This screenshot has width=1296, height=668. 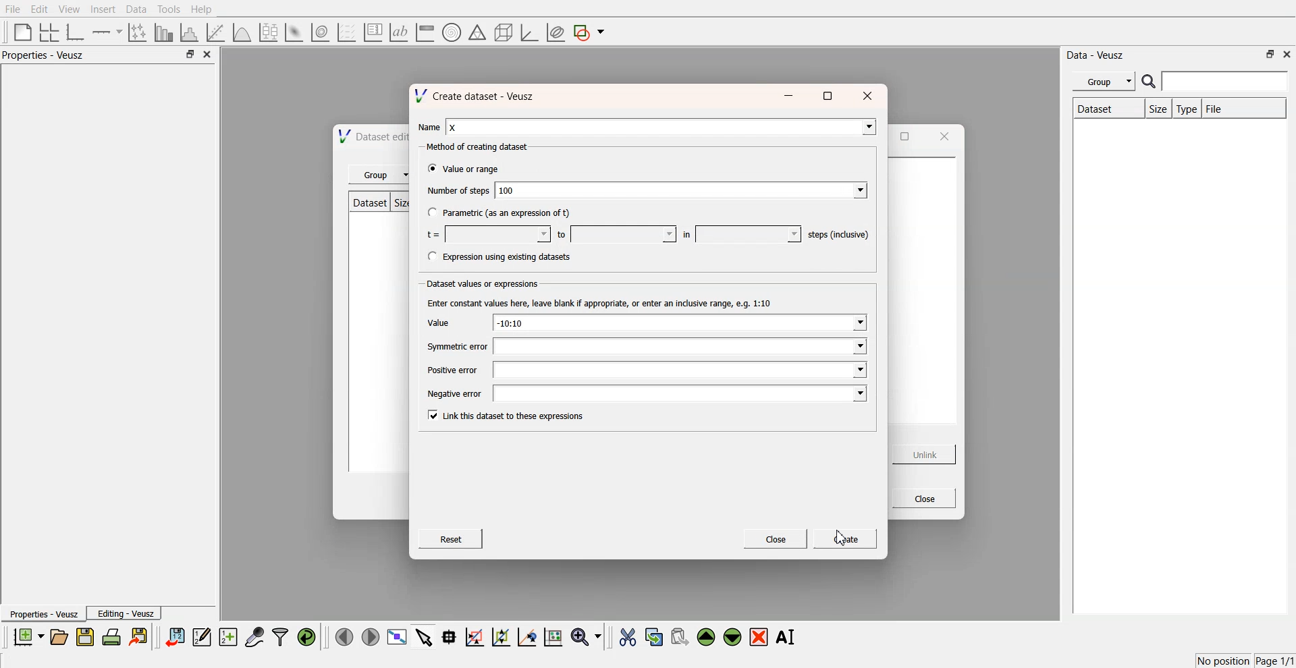 What do you see at coordinates (380, 175) in the screenshot?
I see `Group ~~` at bounding box center [380, 175].